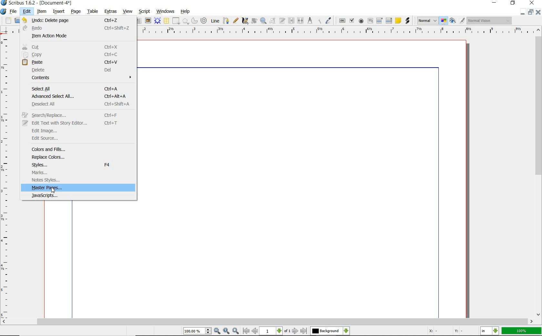  Describe the element at coordinates (330, 331) in the screenshot. I see `Background` at that location.